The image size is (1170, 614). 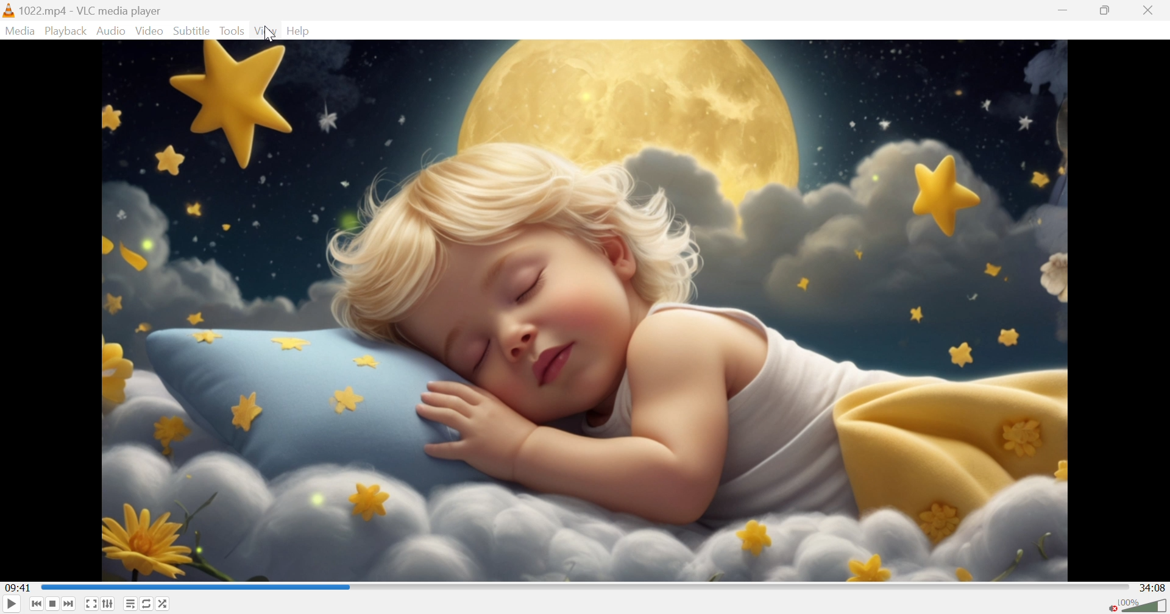 I want to click on Stop playback, so click(x=54, y=605).